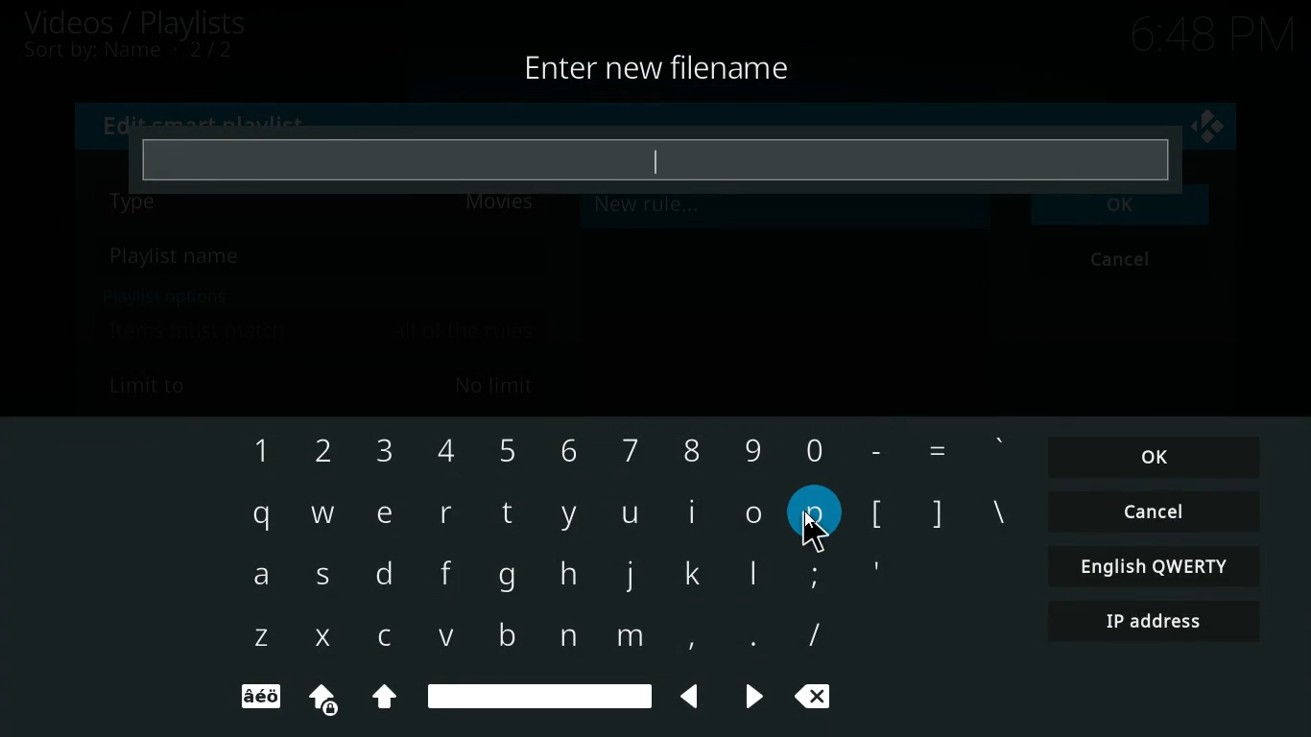  I want to click on backward, so click(683, 697).